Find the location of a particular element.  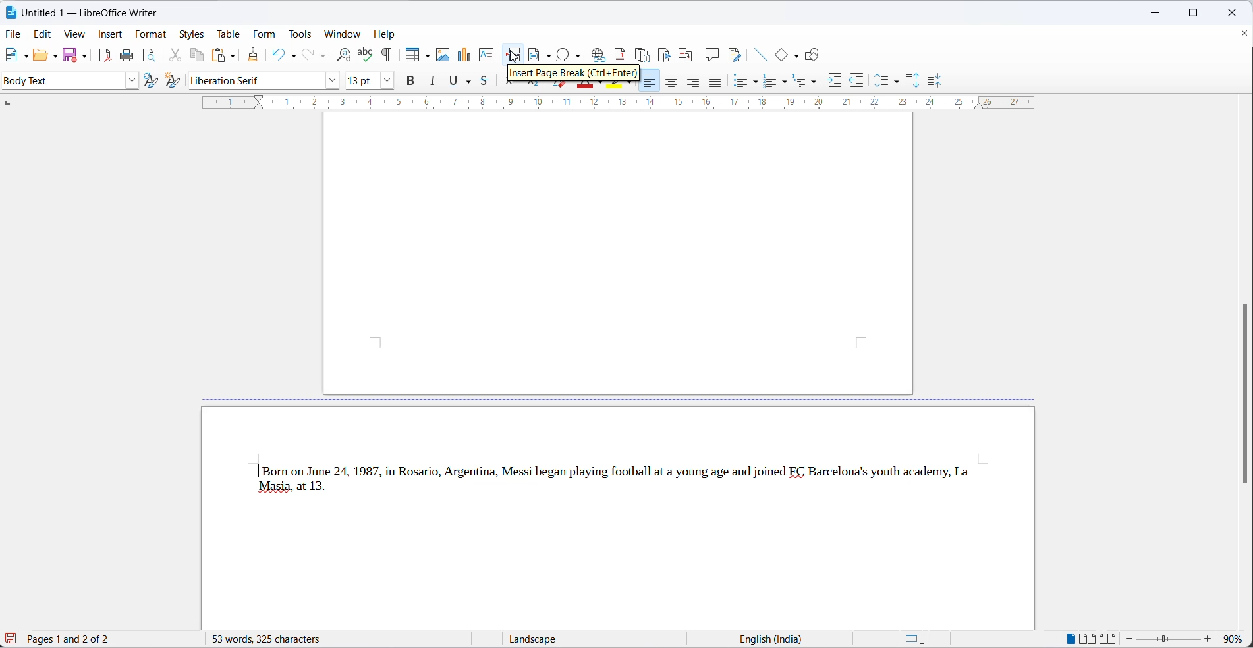

toggle formatting marks is located at coordinates (383, 55).